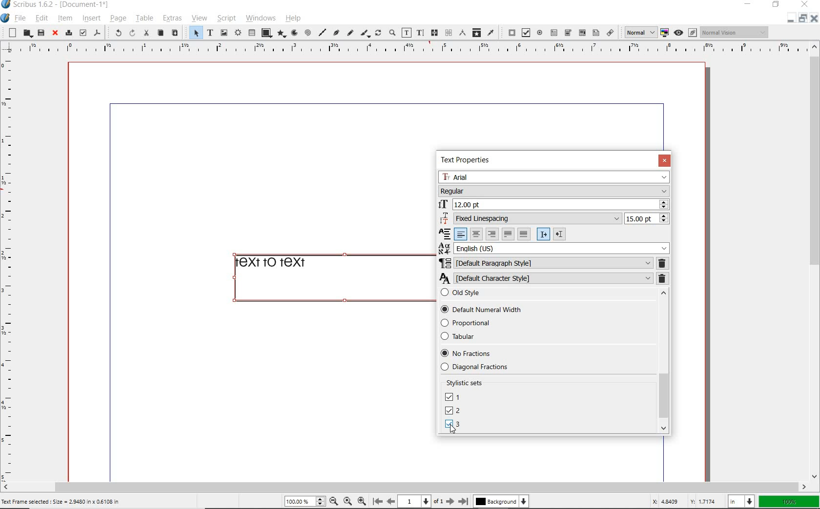 This screenshot has width=820, height=509. What do you see at coordinates (805, 4) in the screenshot?
I see `close` at bounding box center [805, 4].